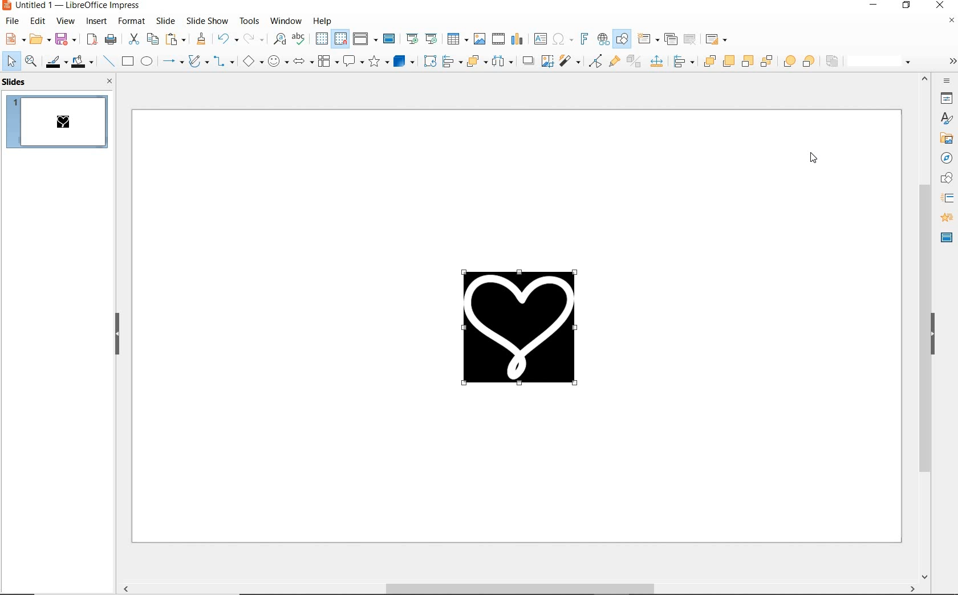 Image resolution: width=958 pixels, height=595 pixels. What do you see at coordinates (92, 39) in the screenshot?
I see `export as pdf` at bounding box center [92, 39].